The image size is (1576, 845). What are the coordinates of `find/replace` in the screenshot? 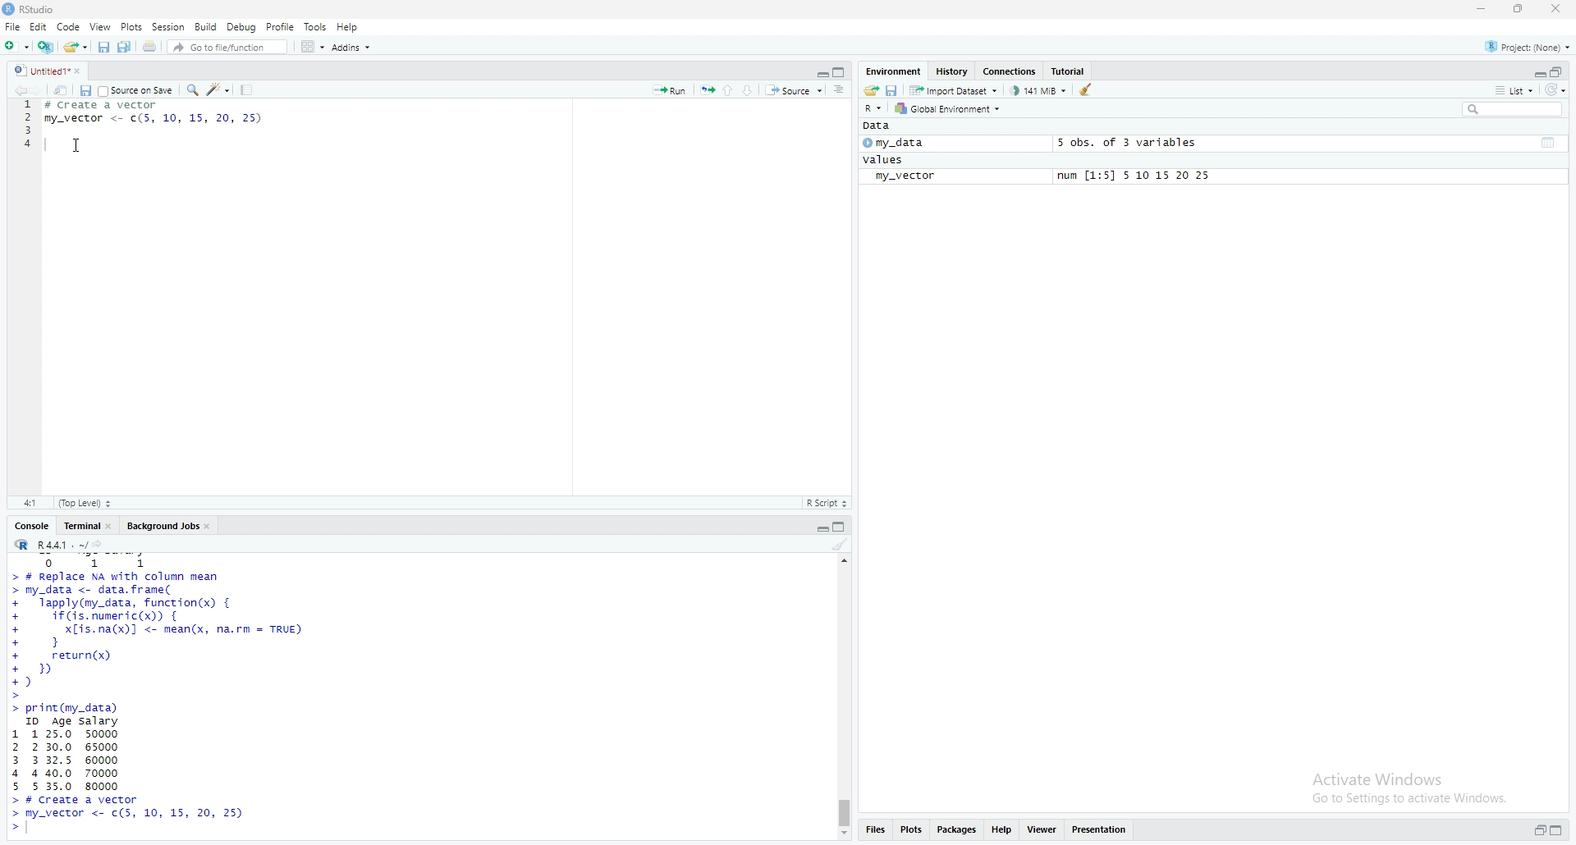 It's located at (194, 90).